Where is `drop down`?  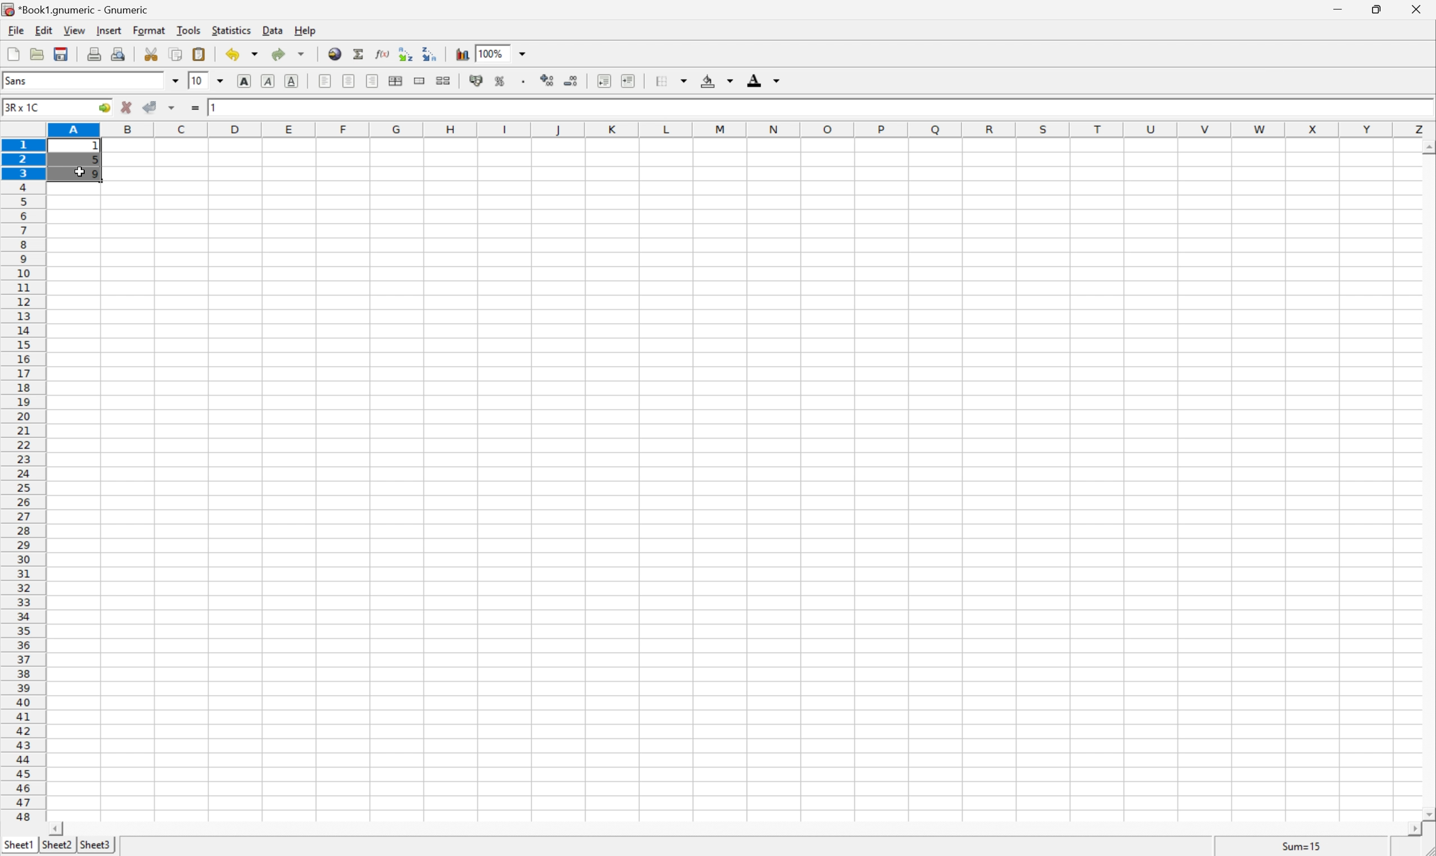 drop down is located at coordinates (224, 81).